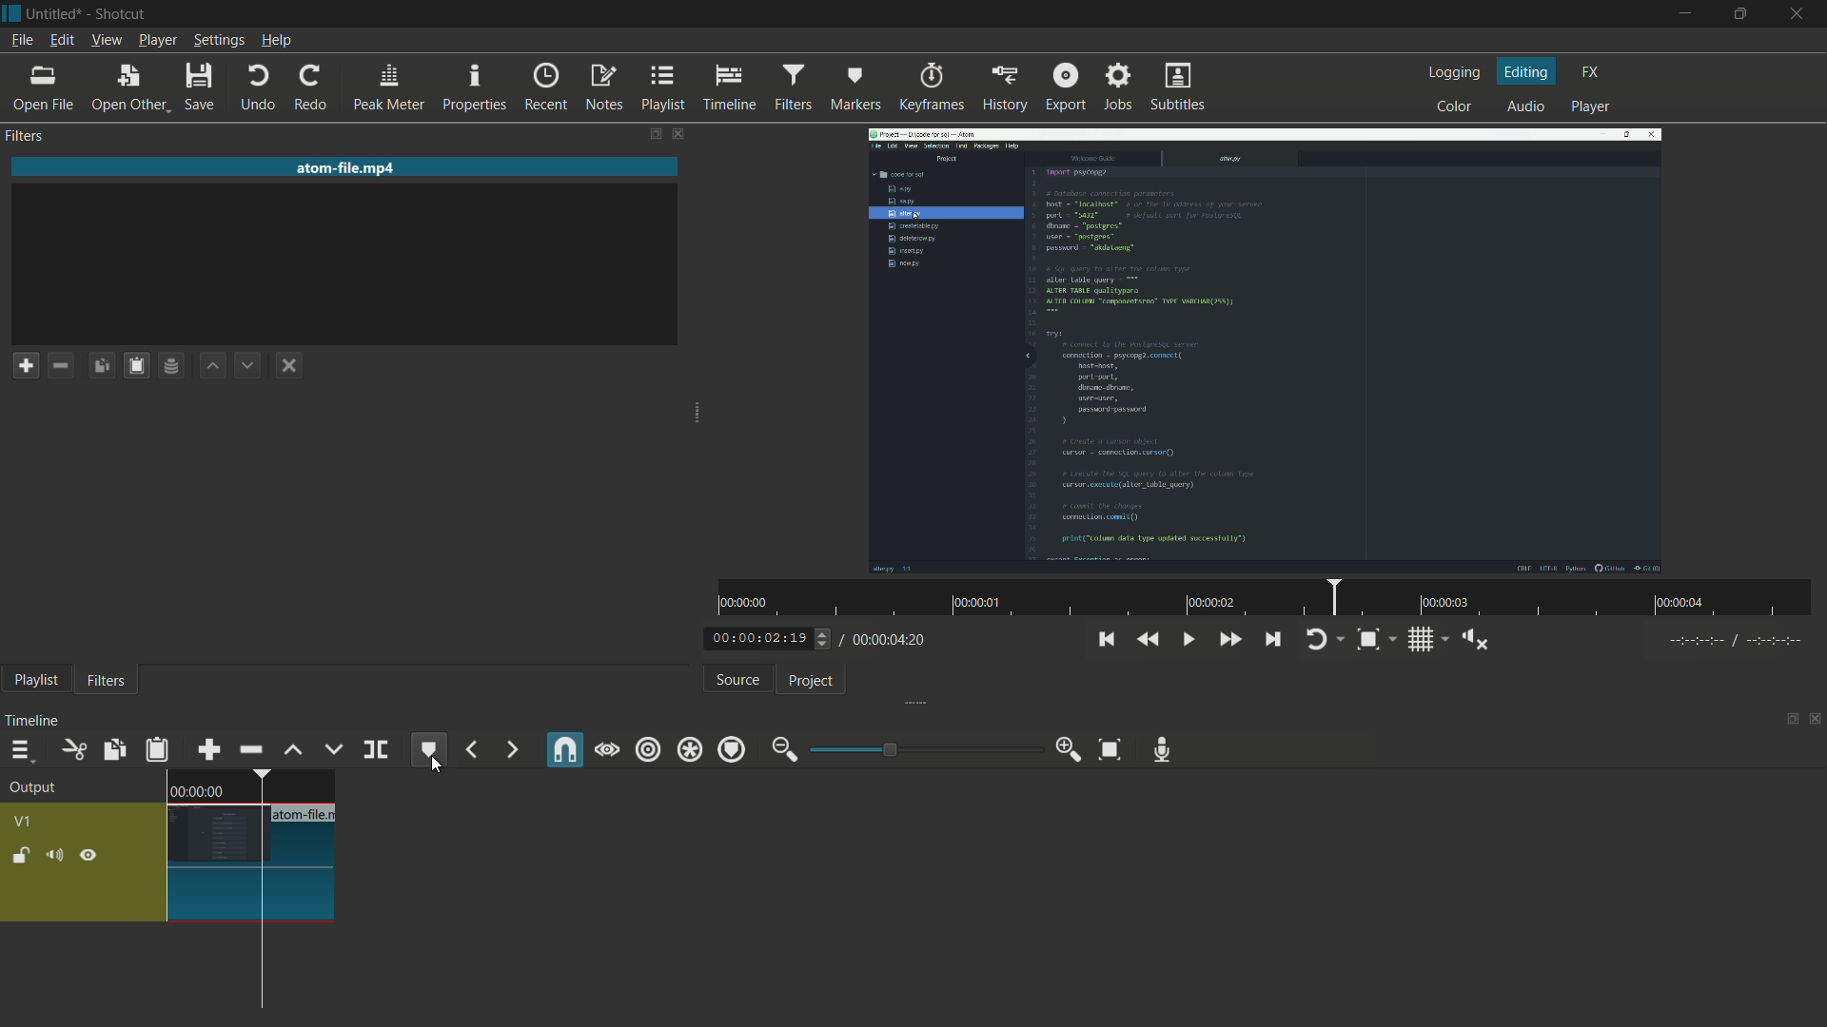  Describe the element at coordinates (678, 133) in the screenshot. I see `close filter` at that location.